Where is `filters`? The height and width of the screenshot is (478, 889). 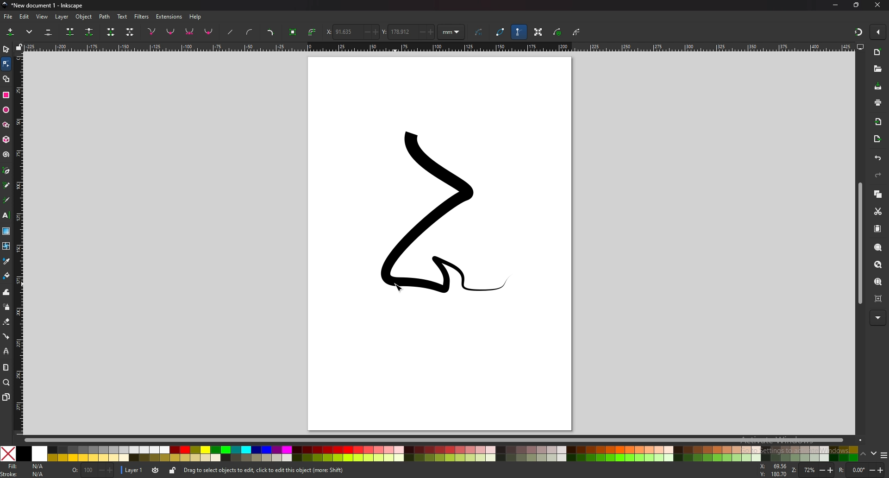 filters is located at coordinates (142, 17).